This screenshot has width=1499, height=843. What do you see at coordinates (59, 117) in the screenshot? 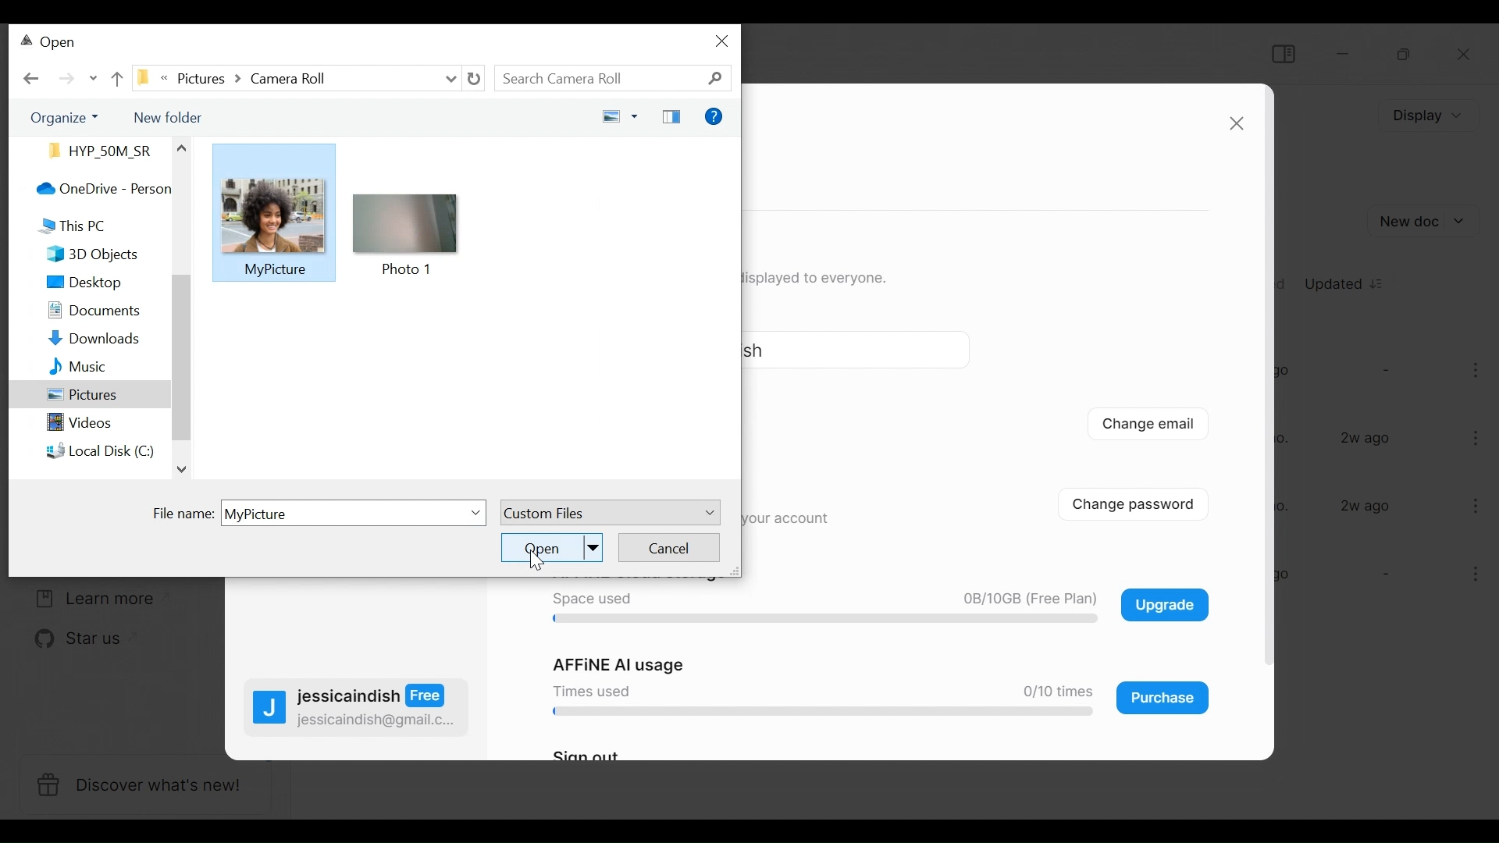
I see `Organize` at bounding box center [59, 117].